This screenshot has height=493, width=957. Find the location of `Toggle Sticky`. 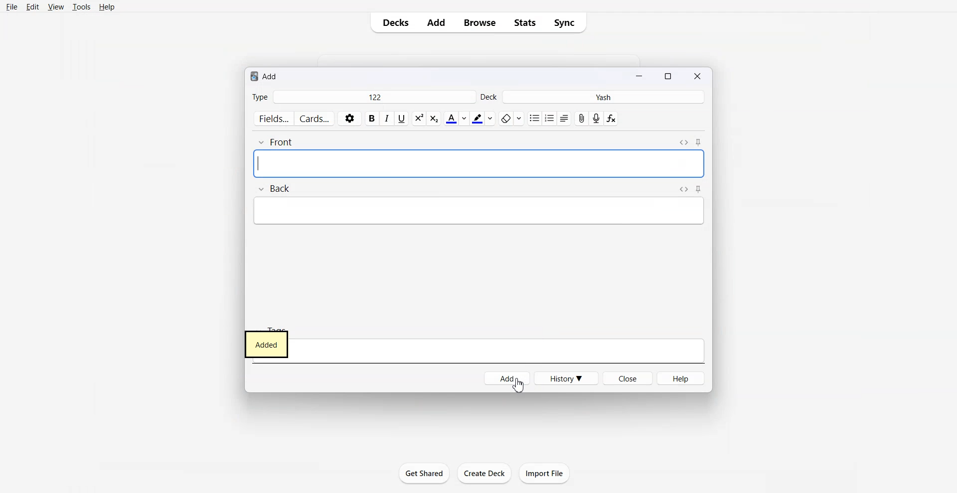

Toggle Sticky is located at coordinates (699, 143).